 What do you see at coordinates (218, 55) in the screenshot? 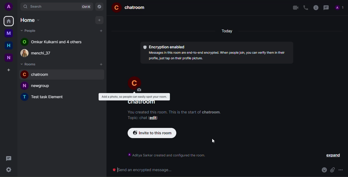
I see `Messages in this room are end-to-end encrypted. When people Join, you can verify them in their
profile, just tap on their profile picture.` at bounding box center [218, 55].